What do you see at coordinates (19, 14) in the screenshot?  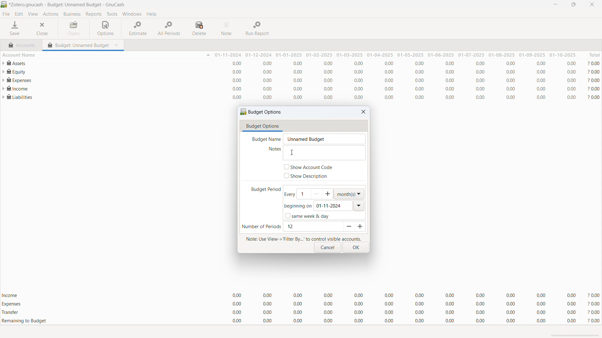 I see `edit` at bounding box center [19, 14].